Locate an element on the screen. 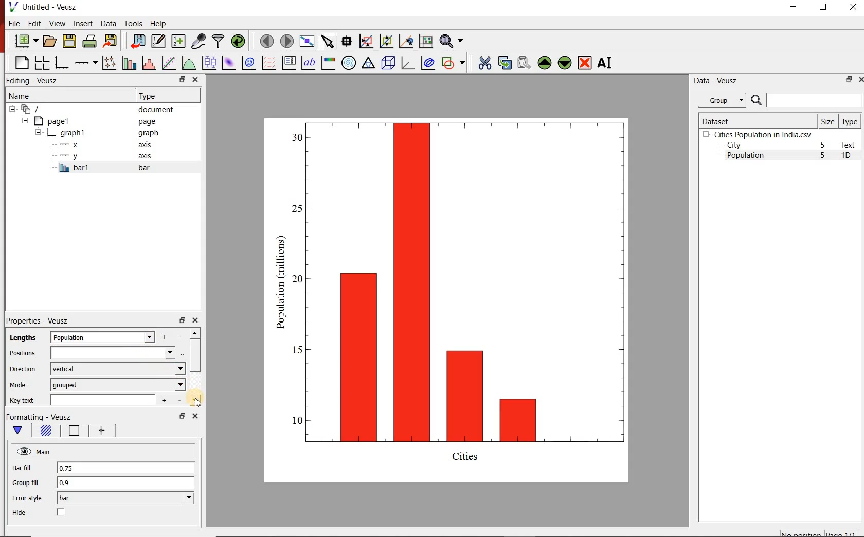 The height and width of the screenshot is (537, 864). reload linked datasets is located at coordinates (238, 41).